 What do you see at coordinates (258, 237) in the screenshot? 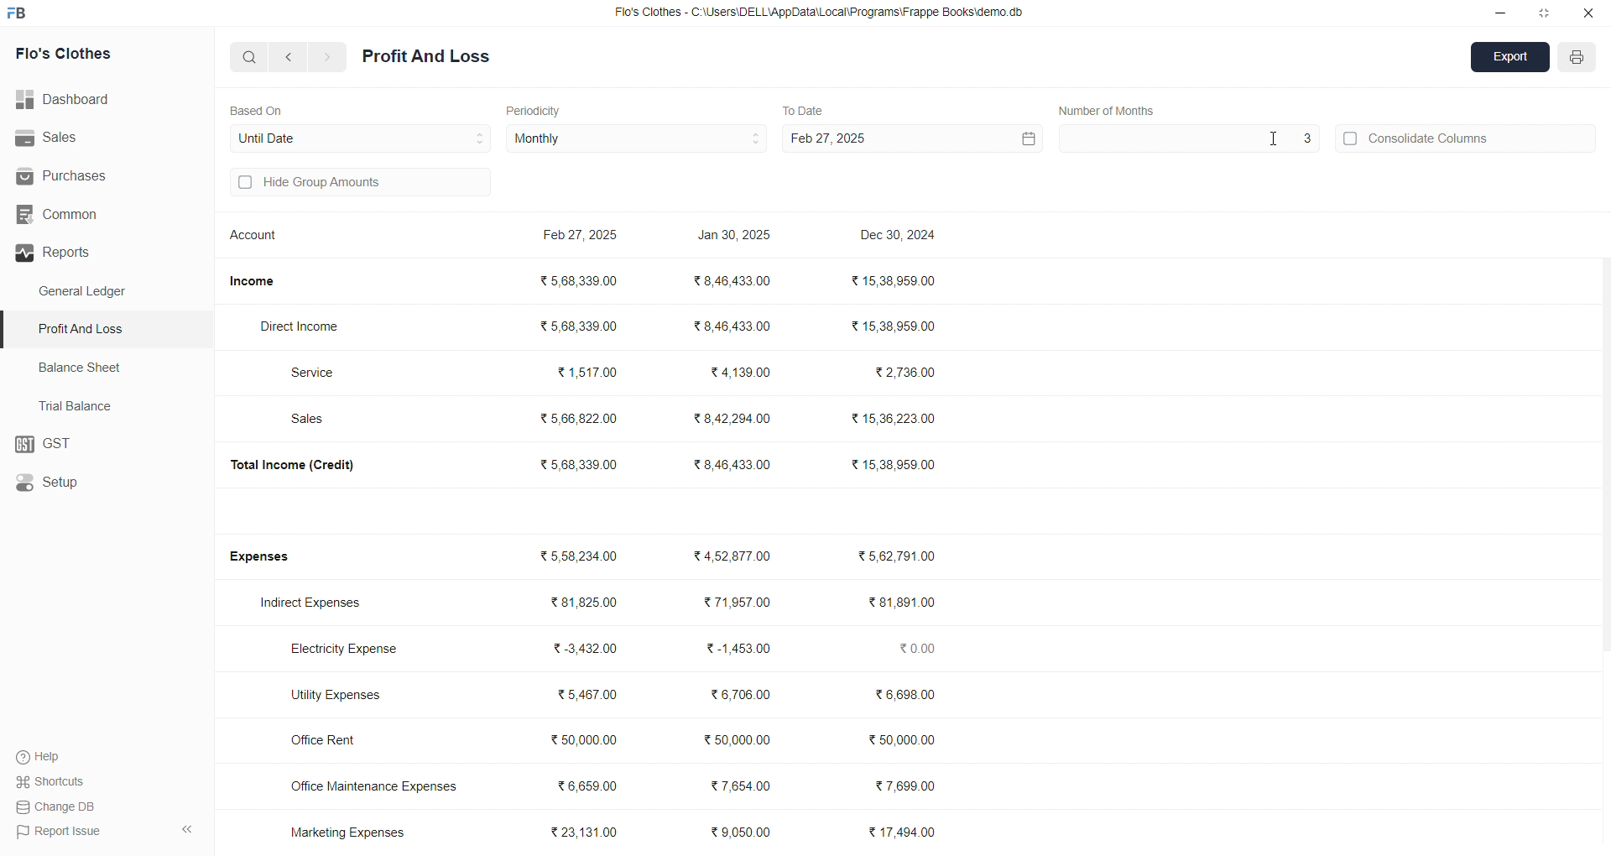
I see `Account` at bounding box center [258, 237].